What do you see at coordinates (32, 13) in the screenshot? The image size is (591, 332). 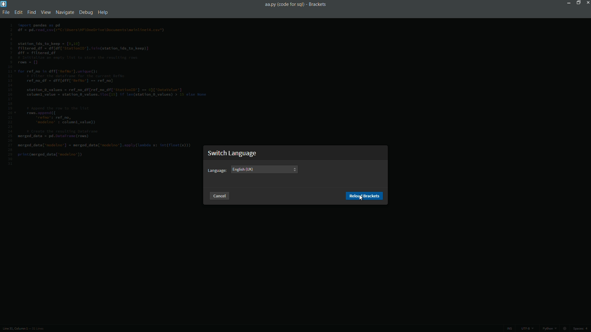 I see `find menu` at bounding box center [32, 13].